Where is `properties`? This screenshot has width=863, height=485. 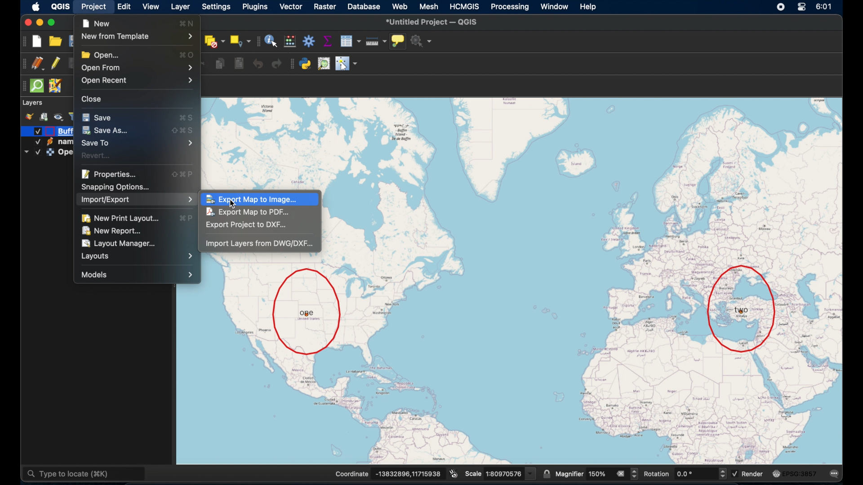 properties is located at coordinates (111, 174).